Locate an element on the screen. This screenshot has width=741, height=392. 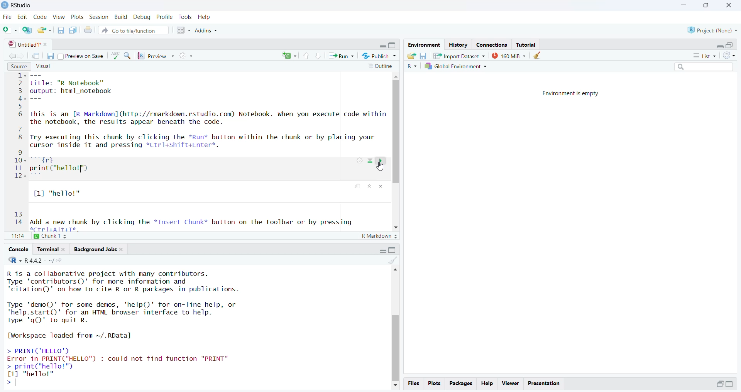
preview on save is located at coordinates (81, 57).